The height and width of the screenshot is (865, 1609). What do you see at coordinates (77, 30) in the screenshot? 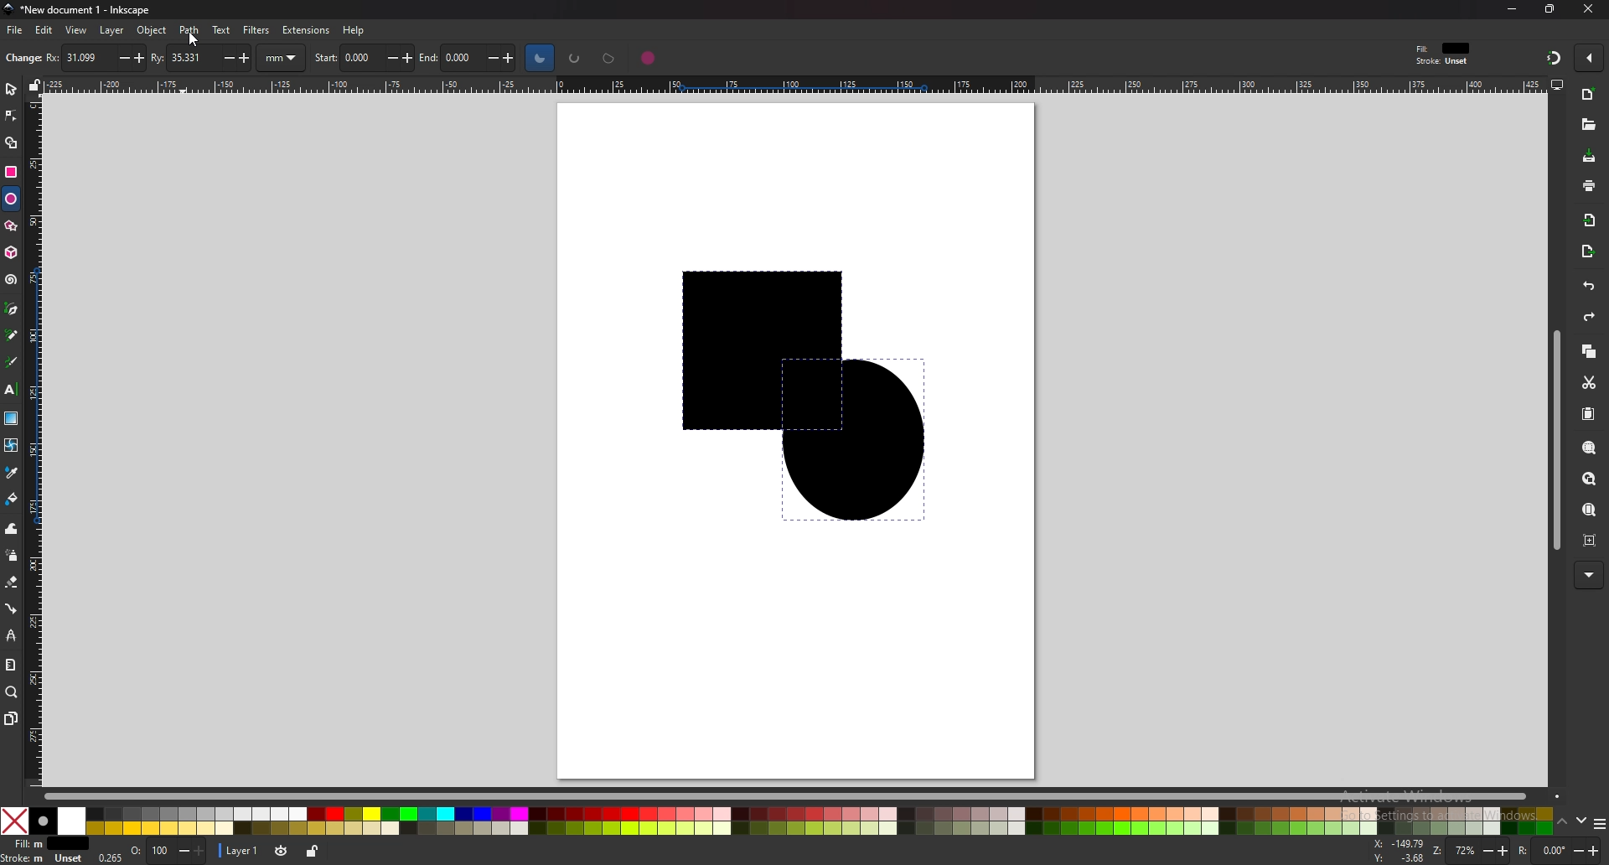
I see `view` at bounding box center [77, 30].